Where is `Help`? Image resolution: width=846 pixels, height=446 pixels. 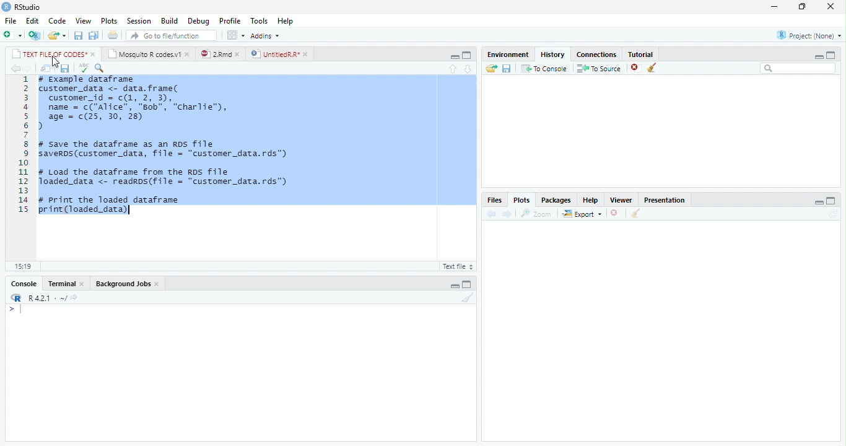
Help is located at coordinates (590, 201).